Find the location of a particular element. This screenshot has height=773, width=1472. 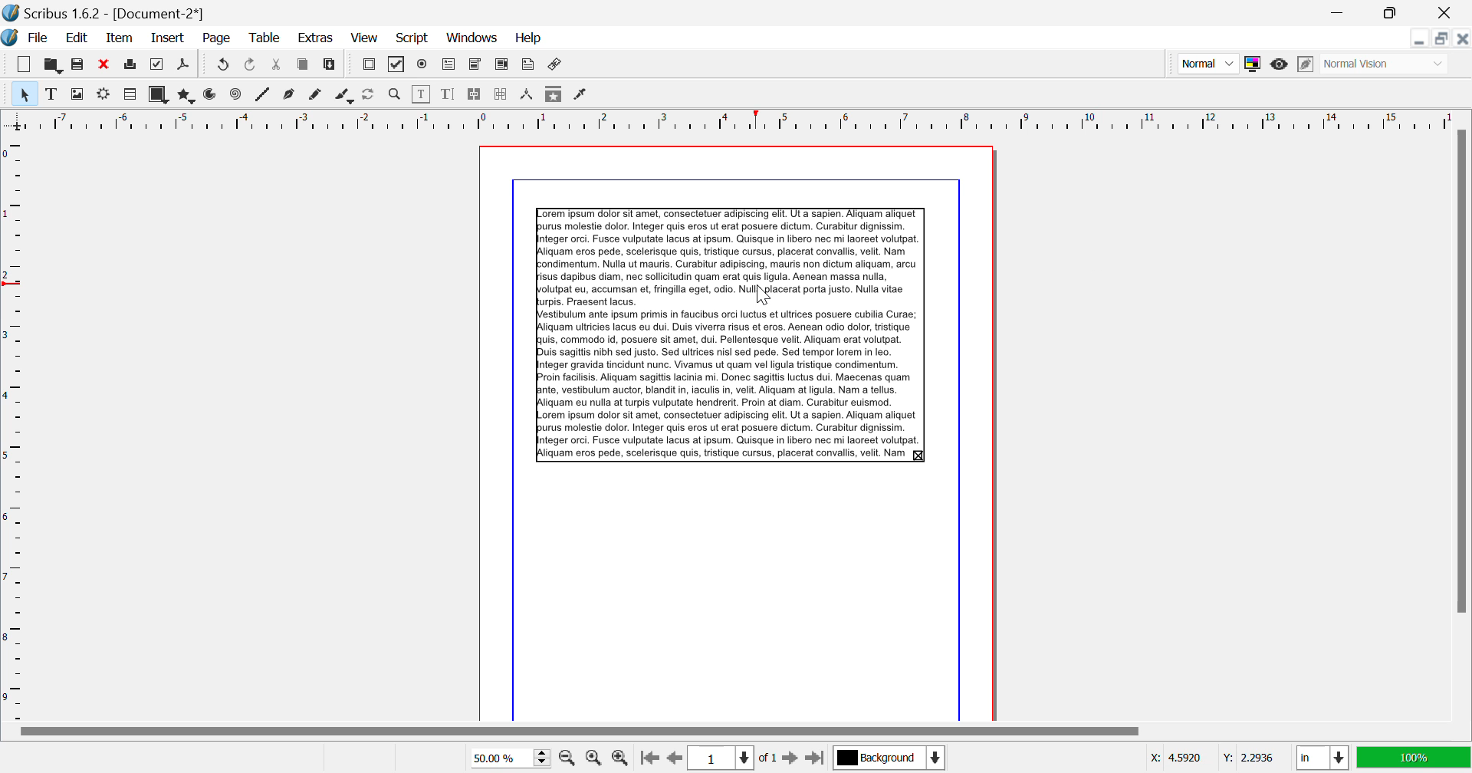

Undo is located at coordinates (252, 66).